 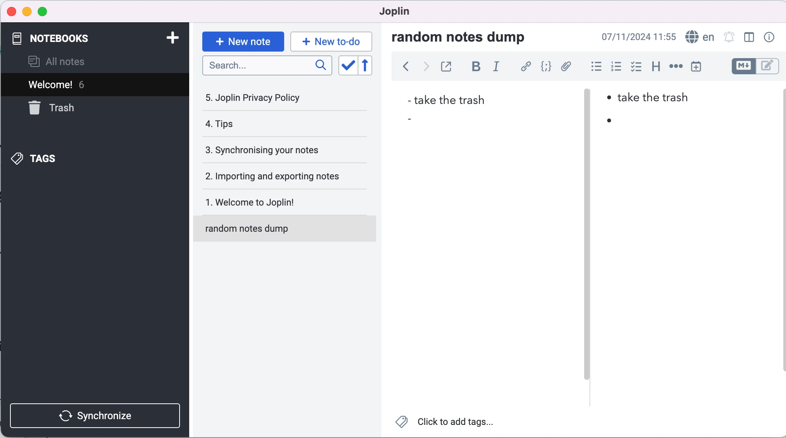 What do you see at coordinates (768, 38) in the screenshot?
I see `note properties` at bounding box center [768, 38].